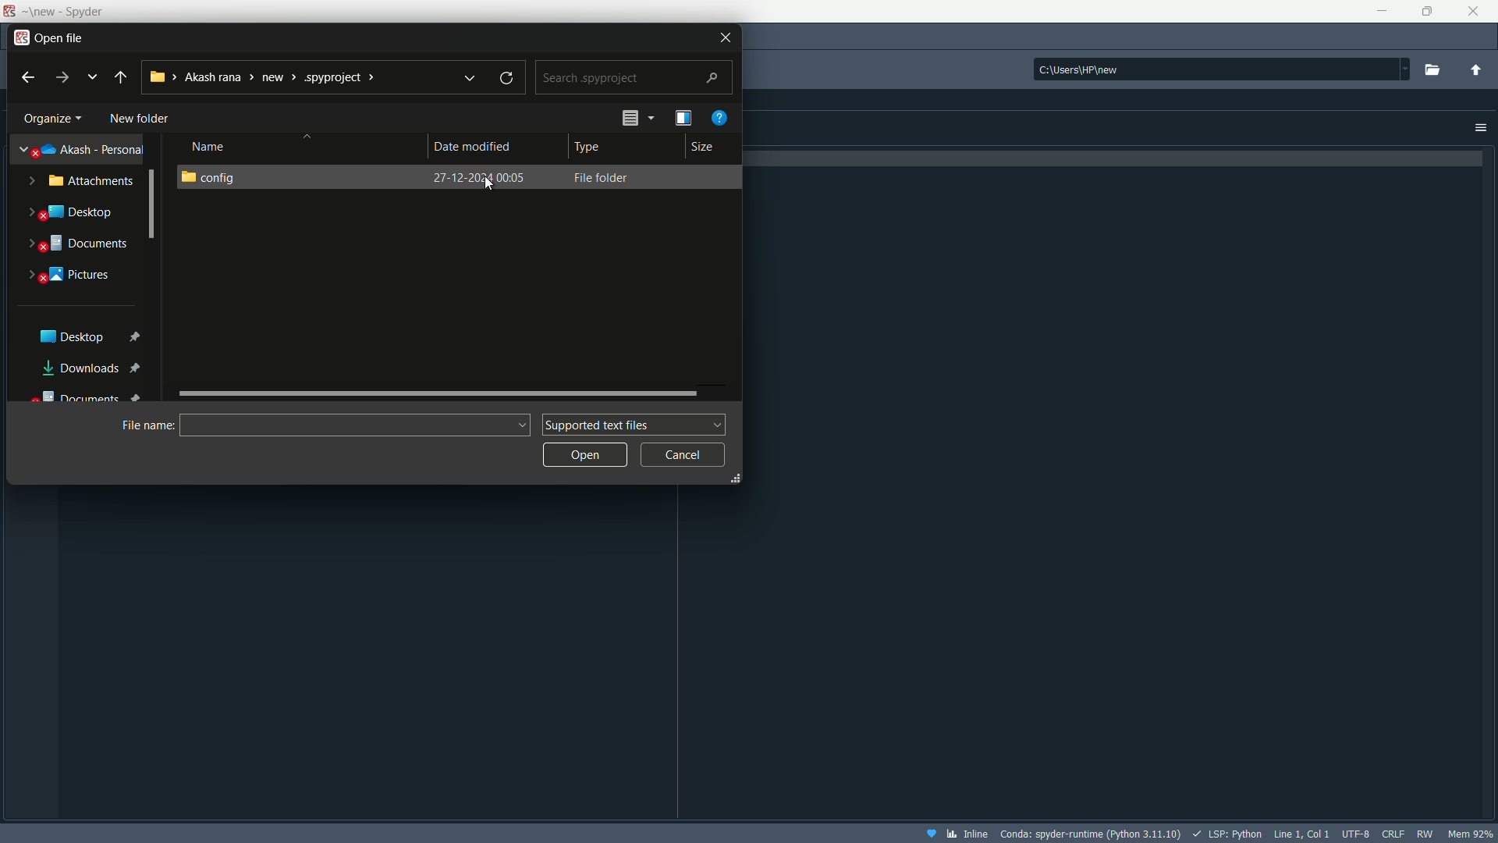 The width and height of the screenshot is (1498, 843). Describe the element at coordinates (1393, 834) in the screenshot. I see `file eol status` at that location.